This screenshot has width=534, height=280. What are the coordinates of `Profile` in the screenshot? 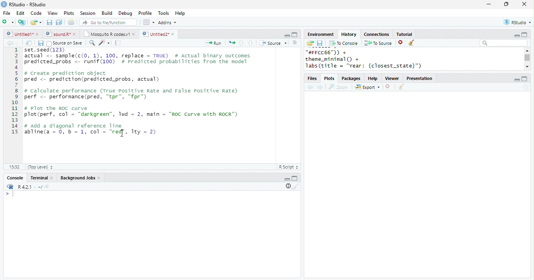 It's located at (145, 13).